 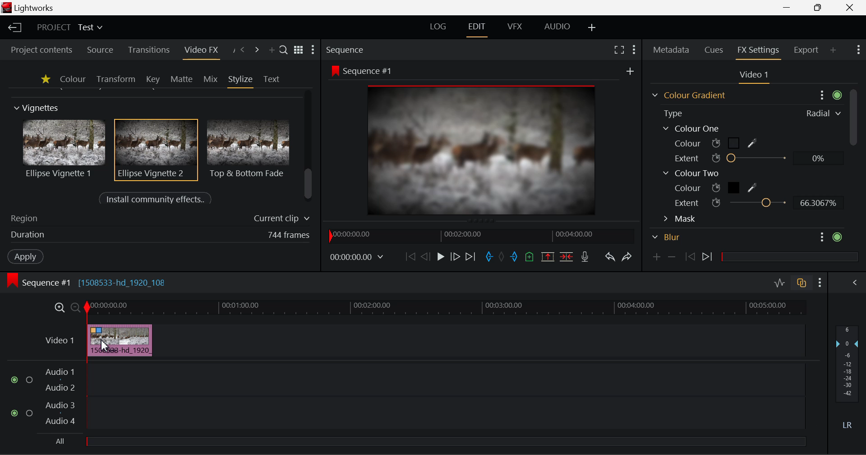 What do you see at coordinates (157, 150) in the screenshot?
I see `Effect Selected` at bounding box center [157, 150].